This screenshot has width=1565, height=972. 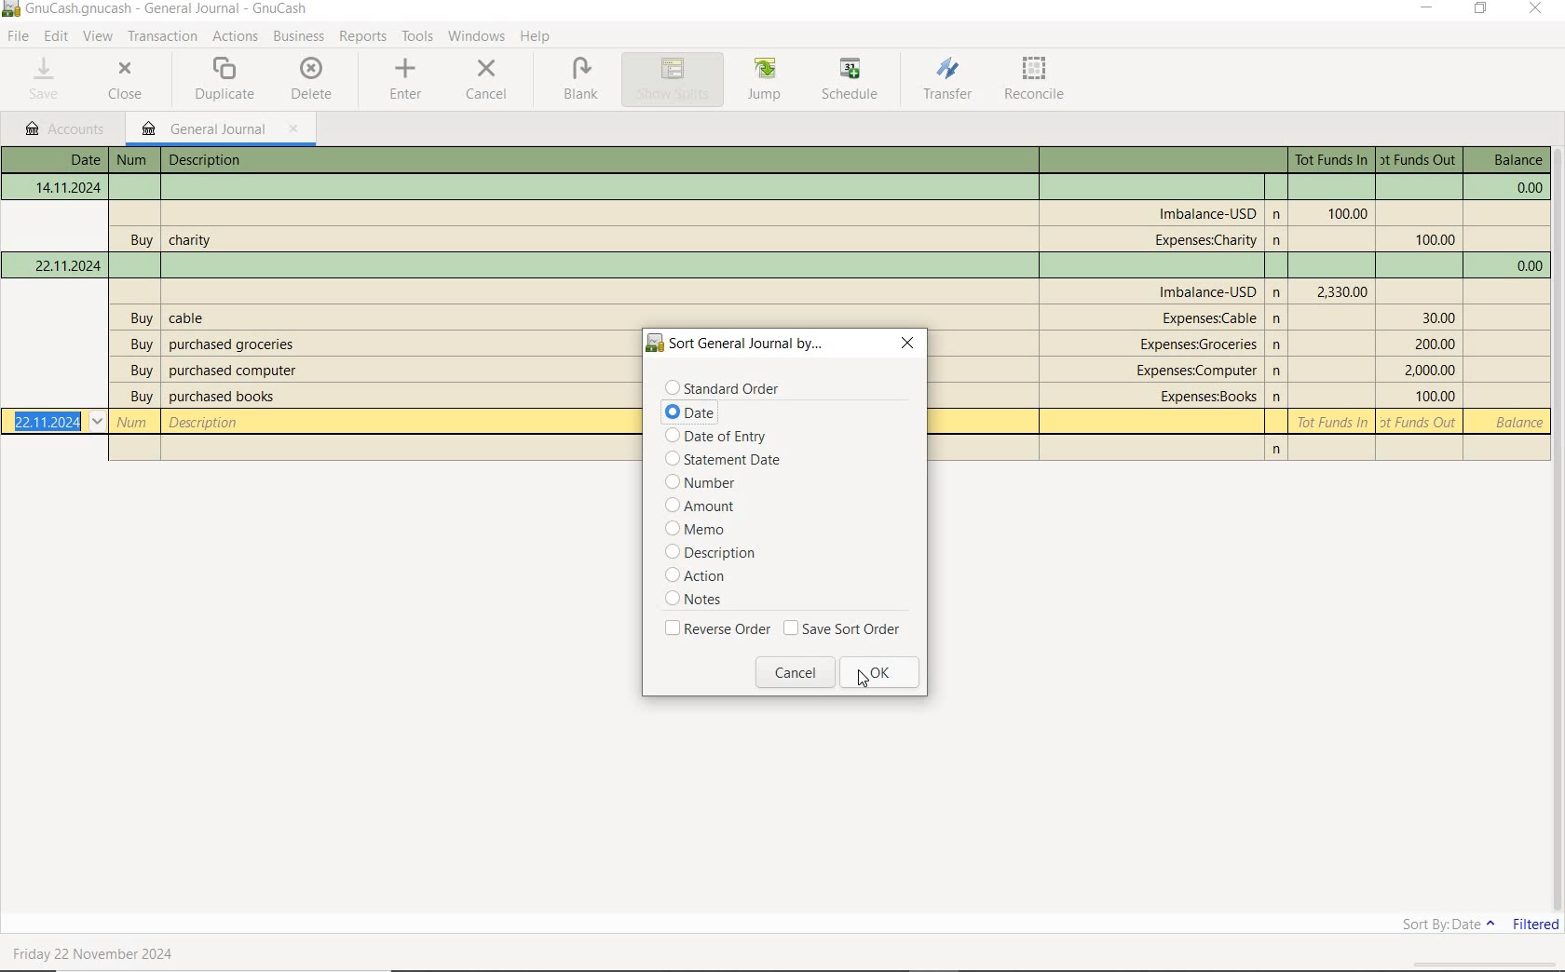 What do you see at coordinates (1277, 452) in the screenshot?
I see `n` at bounding box center [1277, 452].